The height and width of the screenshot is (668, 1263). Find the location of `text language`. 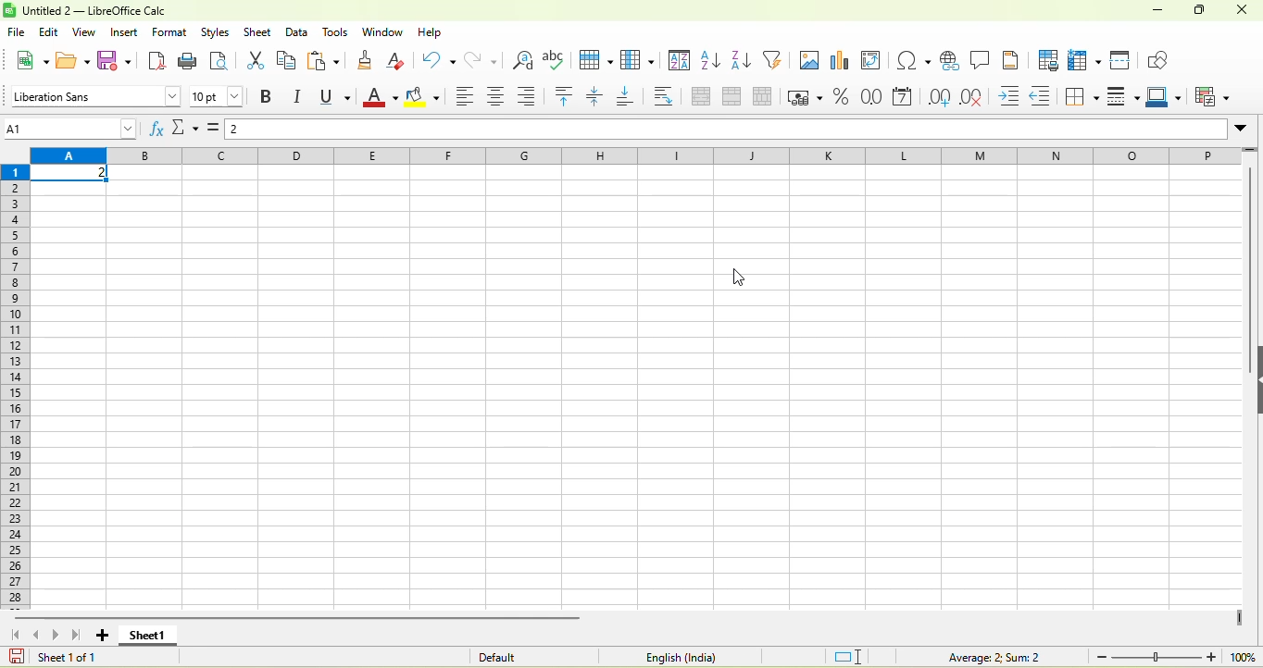

text language is located at coordinates (677, 656).